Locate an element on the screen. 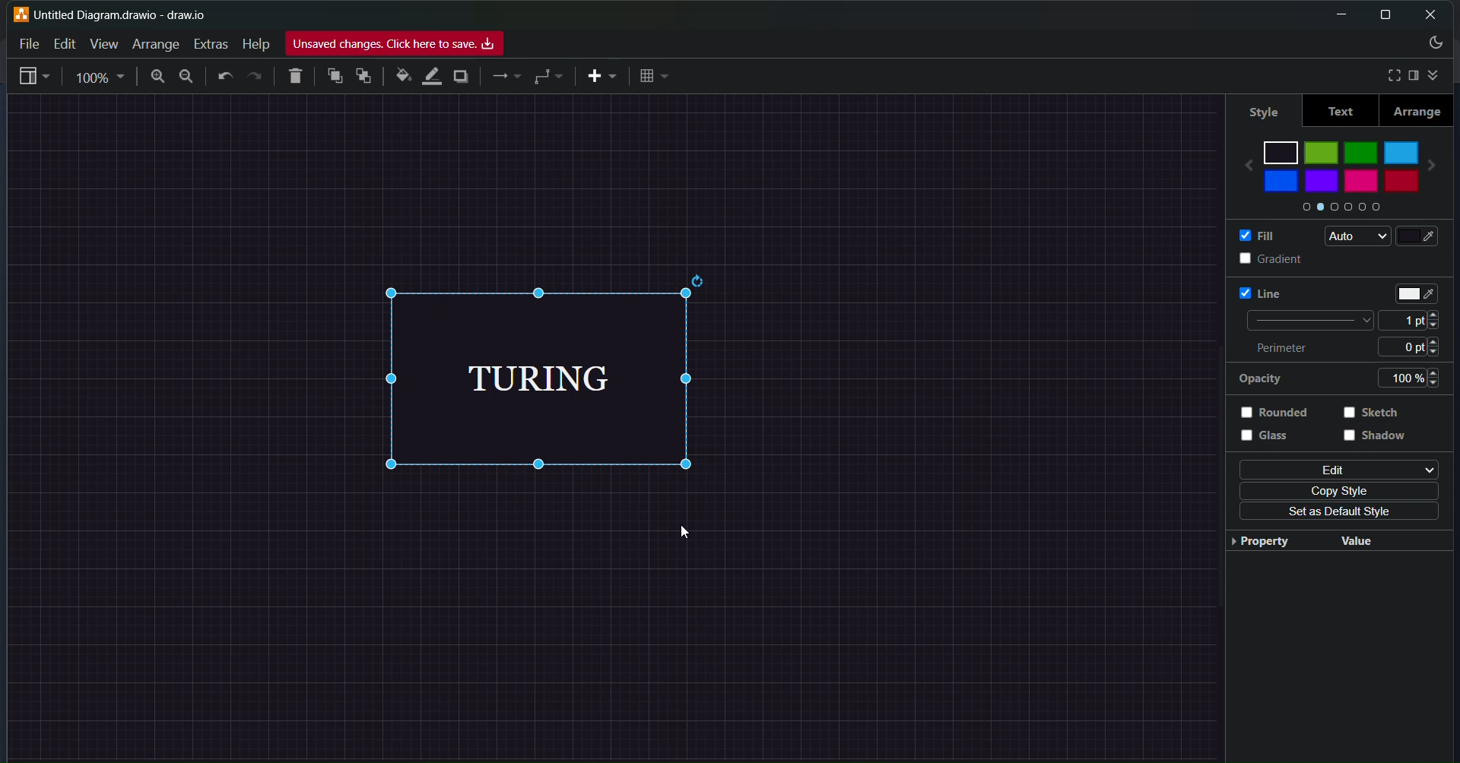  connector is located at coordinates (549, 76).